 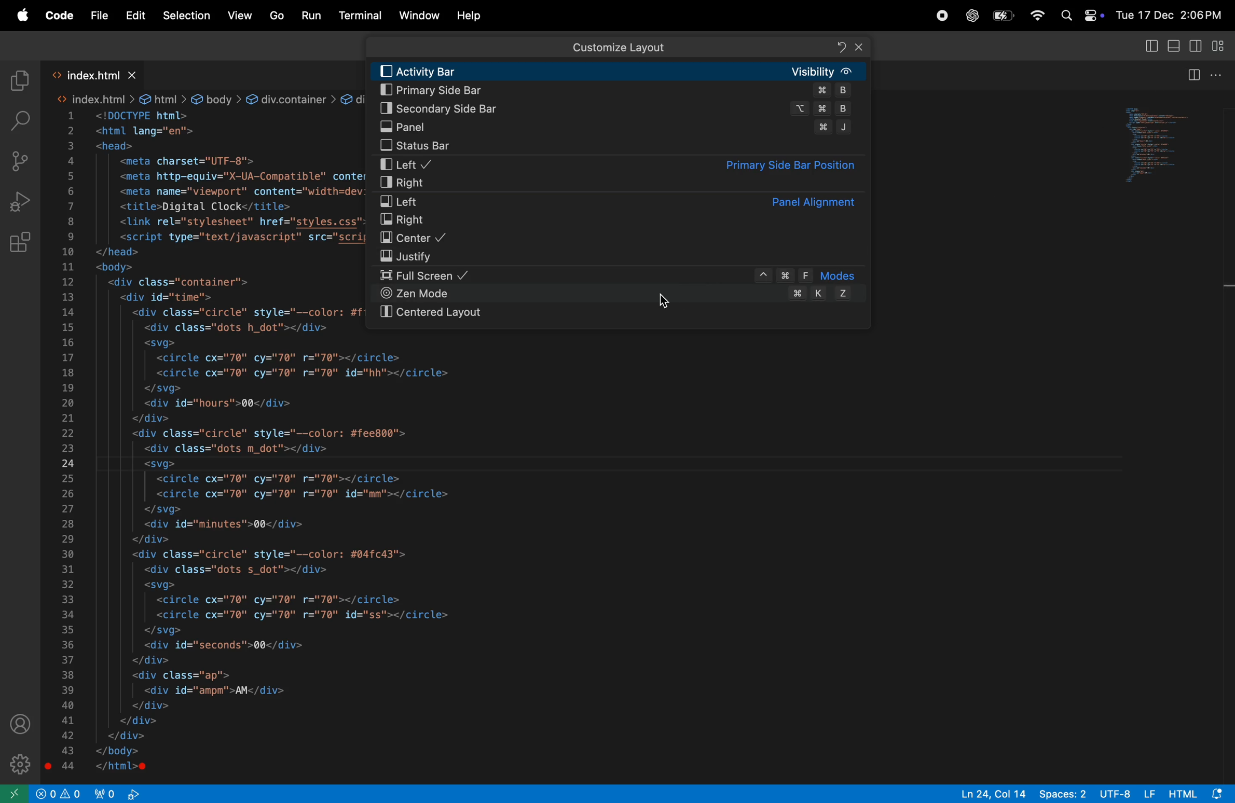 What do you see at coordinates (1221, 46) in the screenshot?
I see `customize layout` at bounding box center [1221, 46].